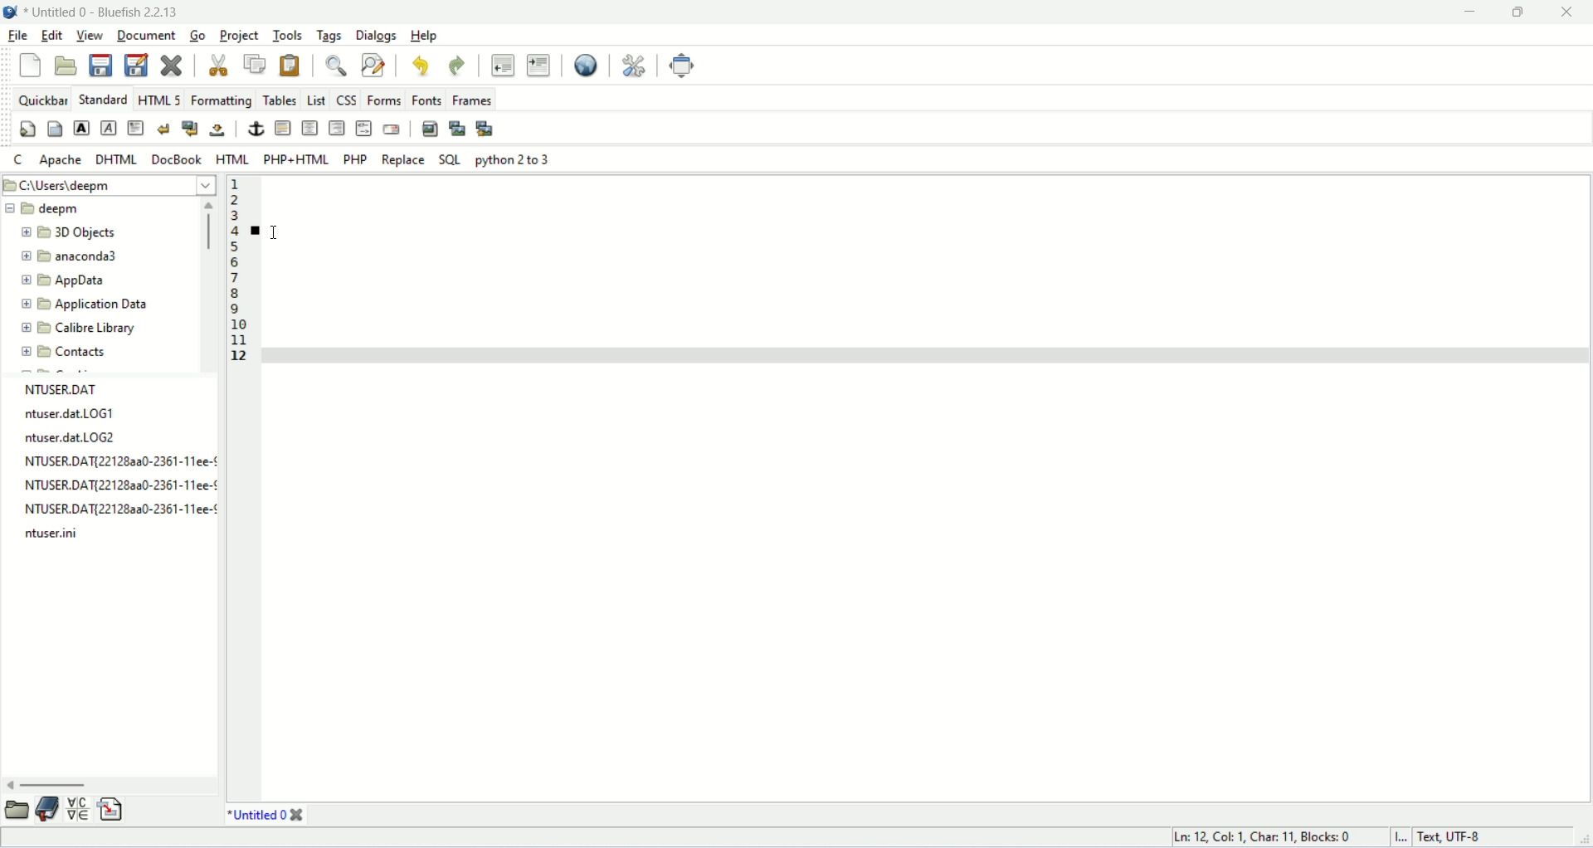 This screenshot has height=848, width=1593. Describe the element at coordinates (90, 35) in the screenshot. I see `view` at that location.